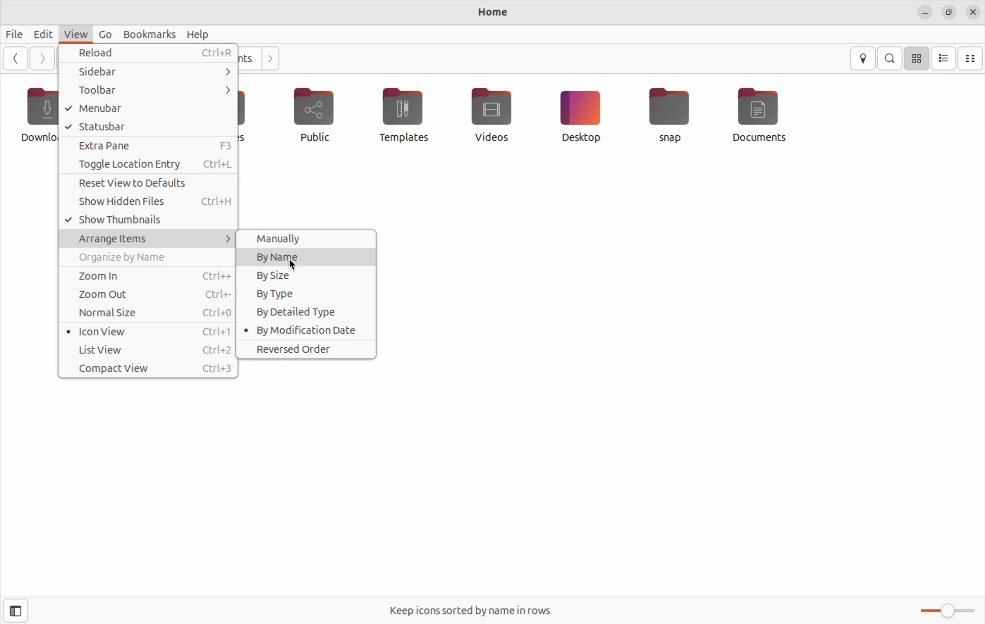 This screenshot has width=985, height=624. I want to click on show thumb nails, so click(148, 221).